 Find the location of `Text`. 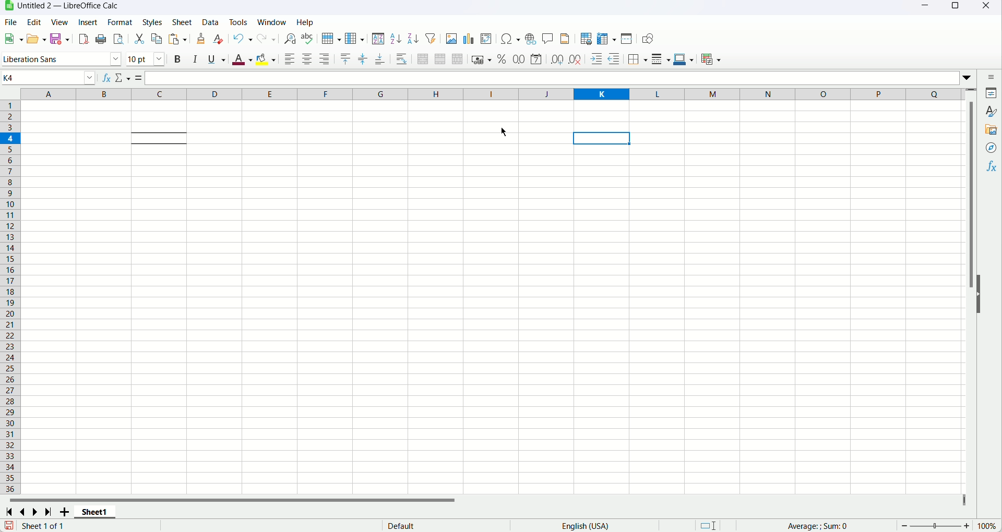

Text is located at coordinates (42, 526).